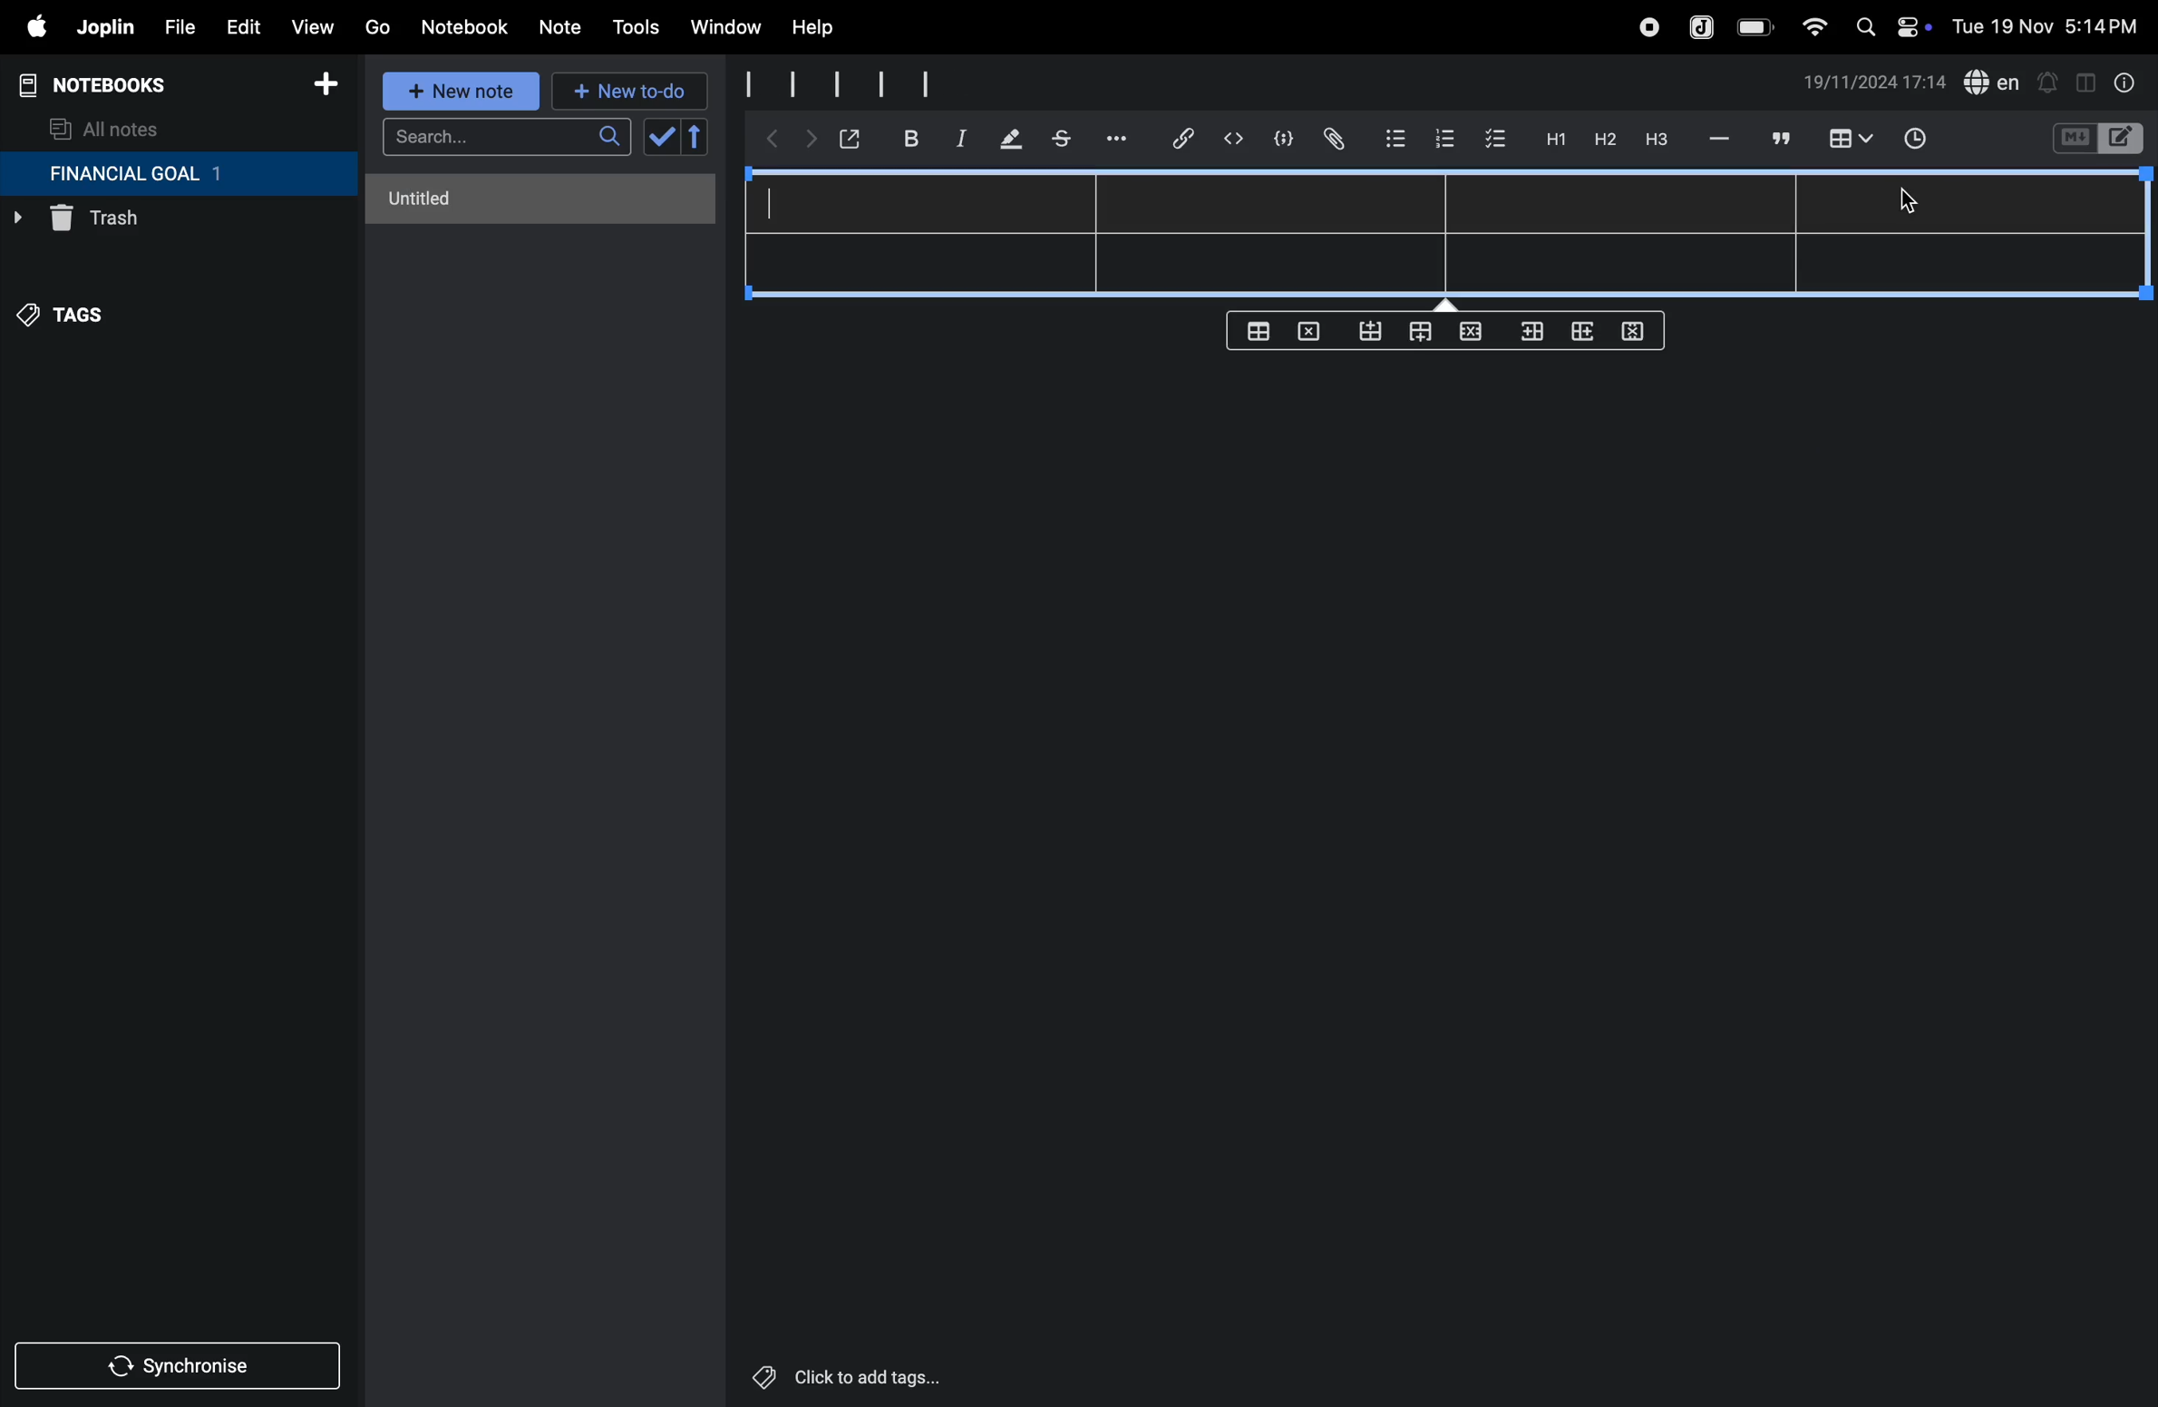 The width and height of the screenshot is (2158, 1407). What do you see at coordinates (1909, 207) in the screenshot?
I see `cursor` at bounding box center [1909, 207].